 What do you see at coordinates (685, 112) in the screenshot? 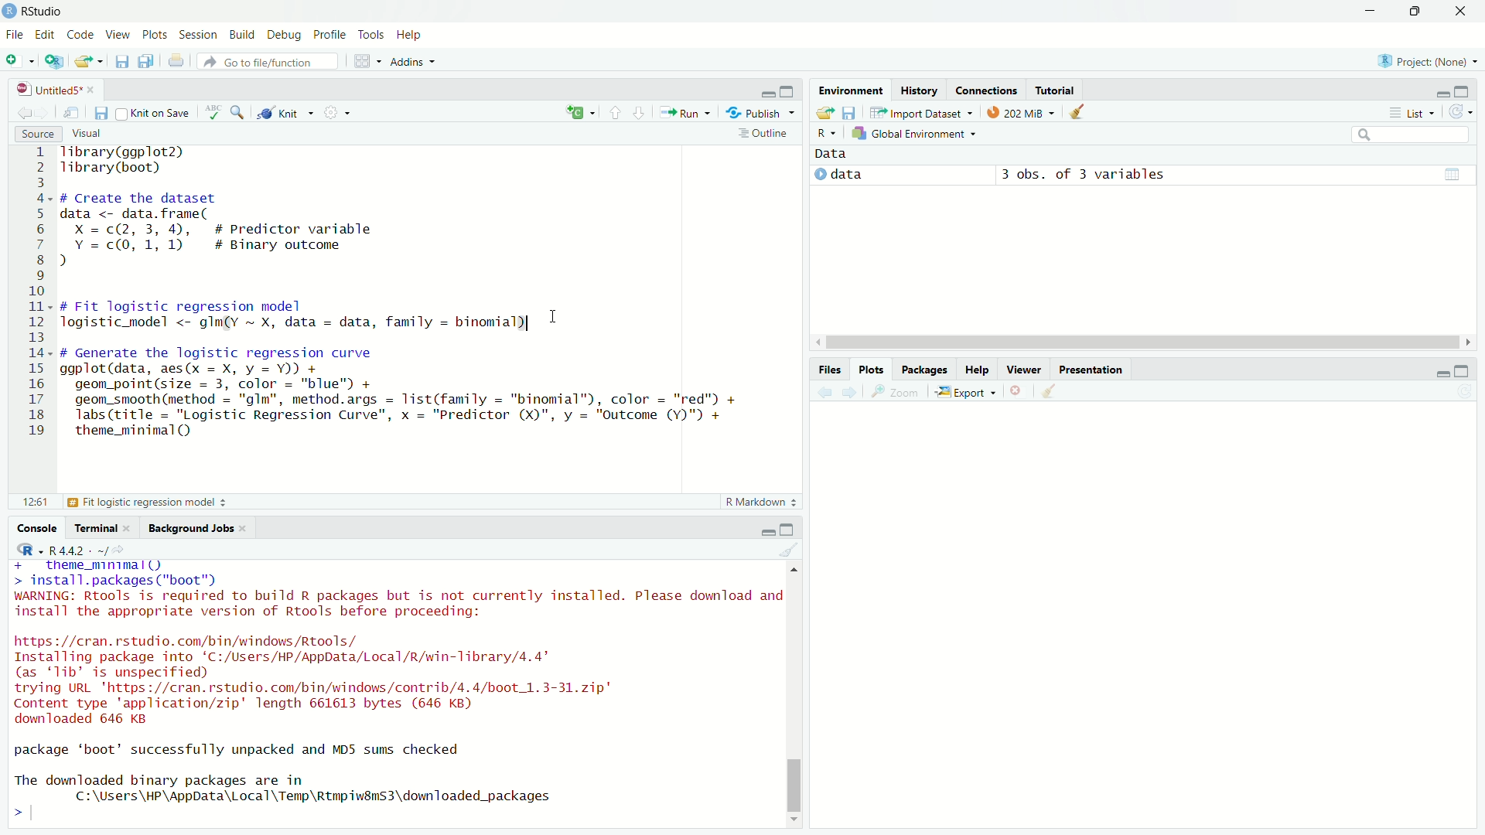
I see `Run` at bounding box center [685, 112].